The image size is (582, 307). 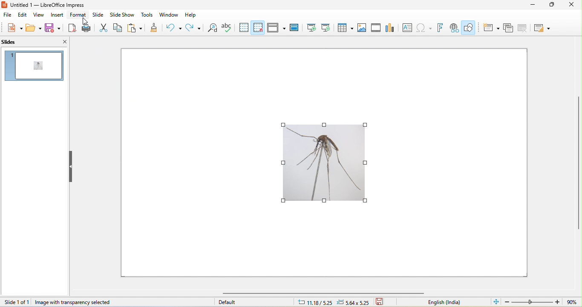 I want to click on slide 1 of 1, so click(x=16, y=302).